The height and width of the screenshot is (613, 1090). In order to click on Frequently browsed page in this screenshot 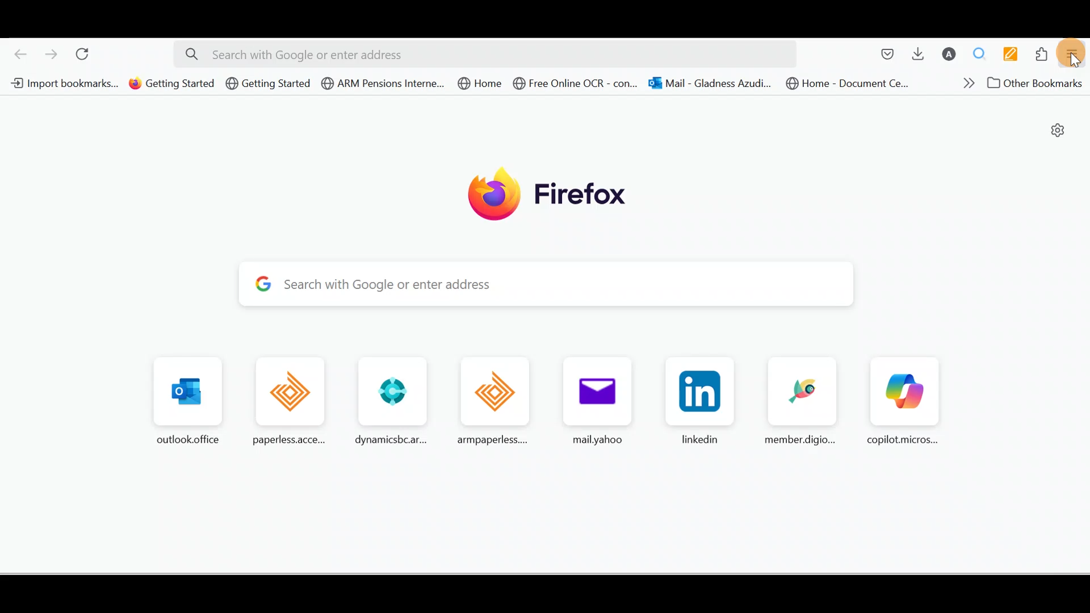, I will do `click(293, 399)`.